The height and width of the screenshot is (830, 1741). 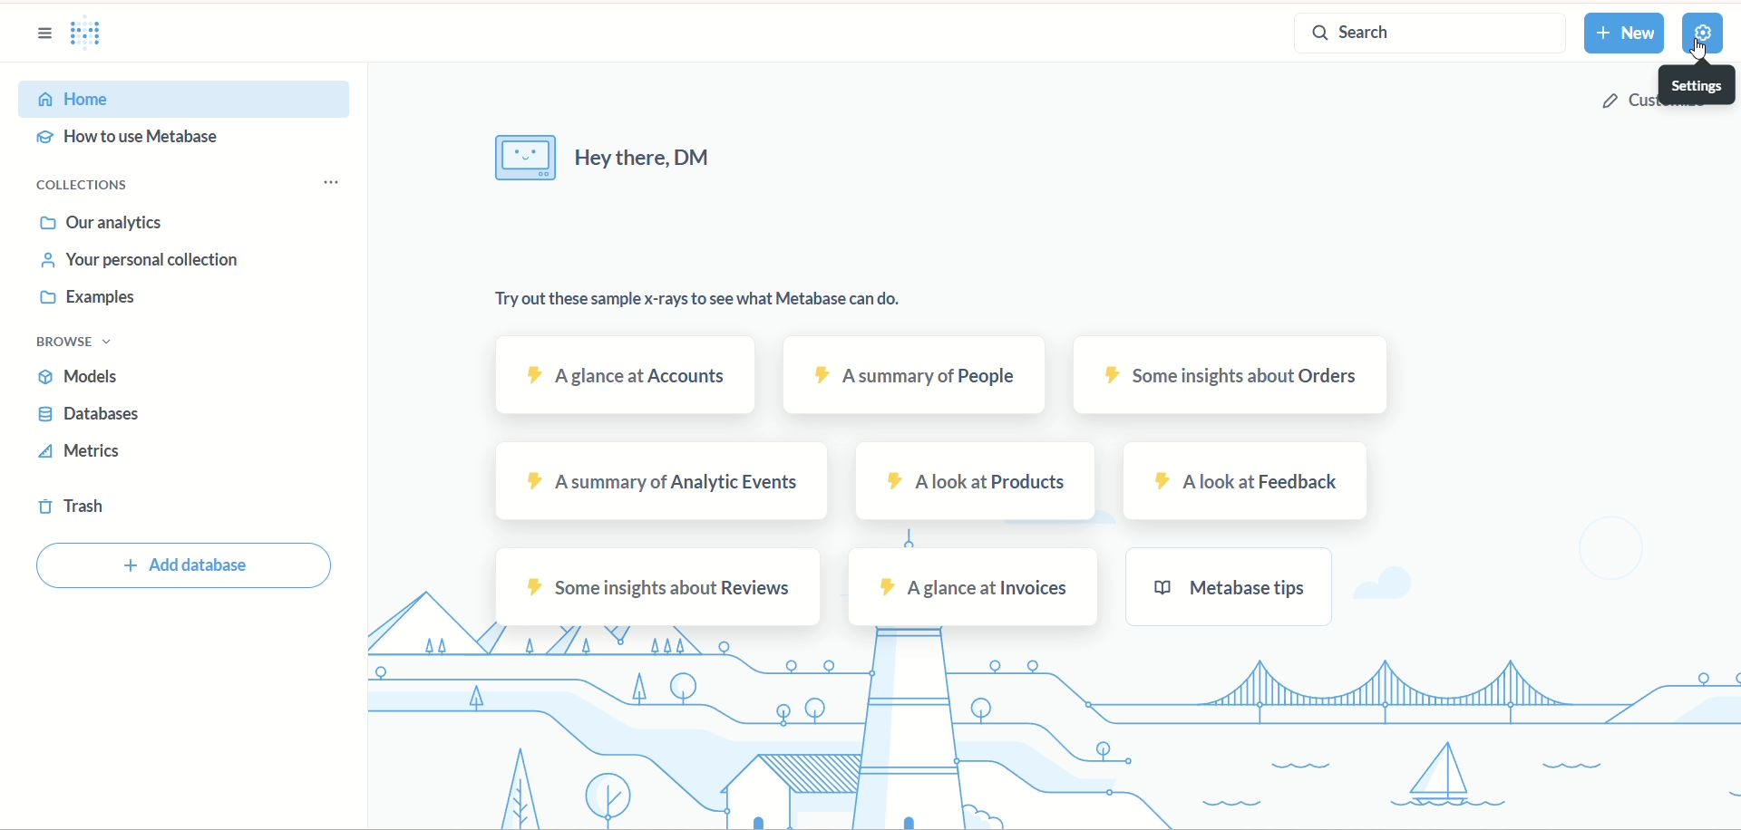 What do you see at coordinates (1694, 85) in the screenshot?
I see `Settings` at bounding box center [1694, 85].